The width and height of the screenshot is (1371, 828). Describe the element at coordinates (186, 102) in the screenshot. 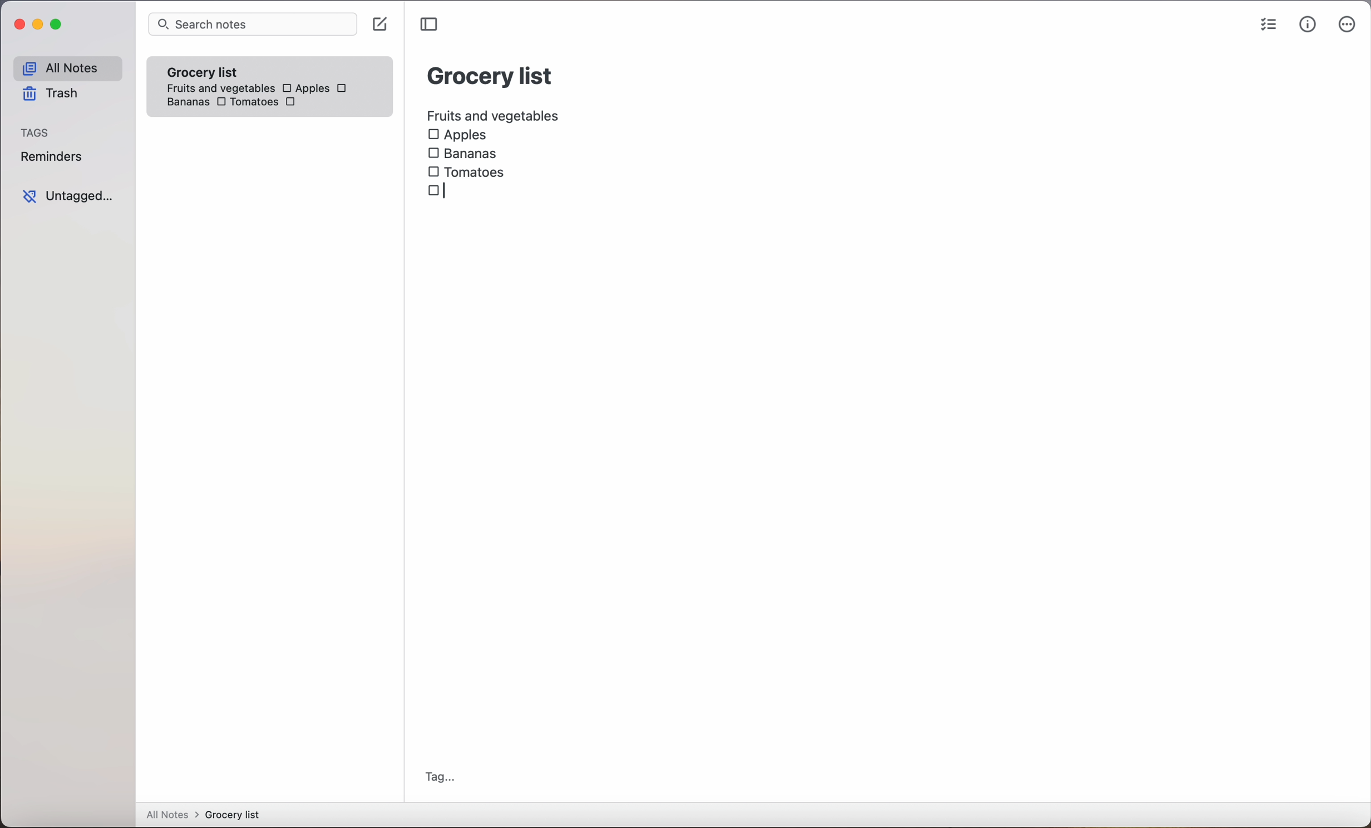

I see `bananas` at that location.